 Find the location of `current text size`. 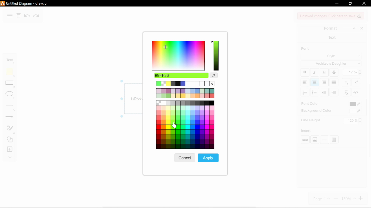

current text size is located at coordinates (351, 72).